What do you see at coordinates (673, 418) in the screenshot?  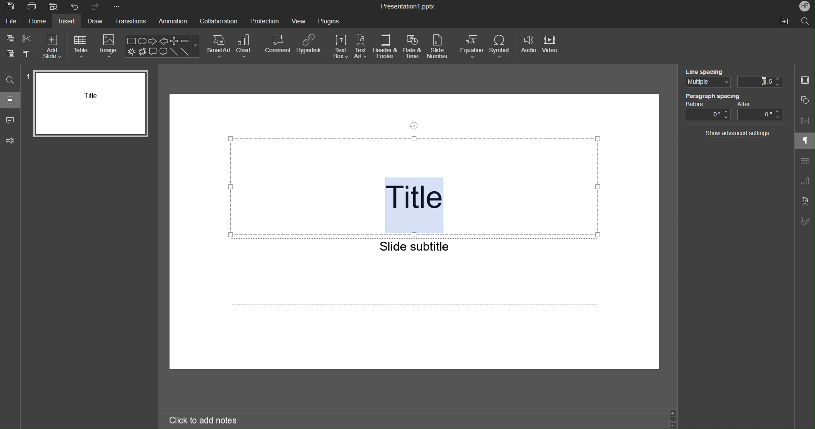 I see `Scroll Up and Down buttons` at bounding box center [673, 418].